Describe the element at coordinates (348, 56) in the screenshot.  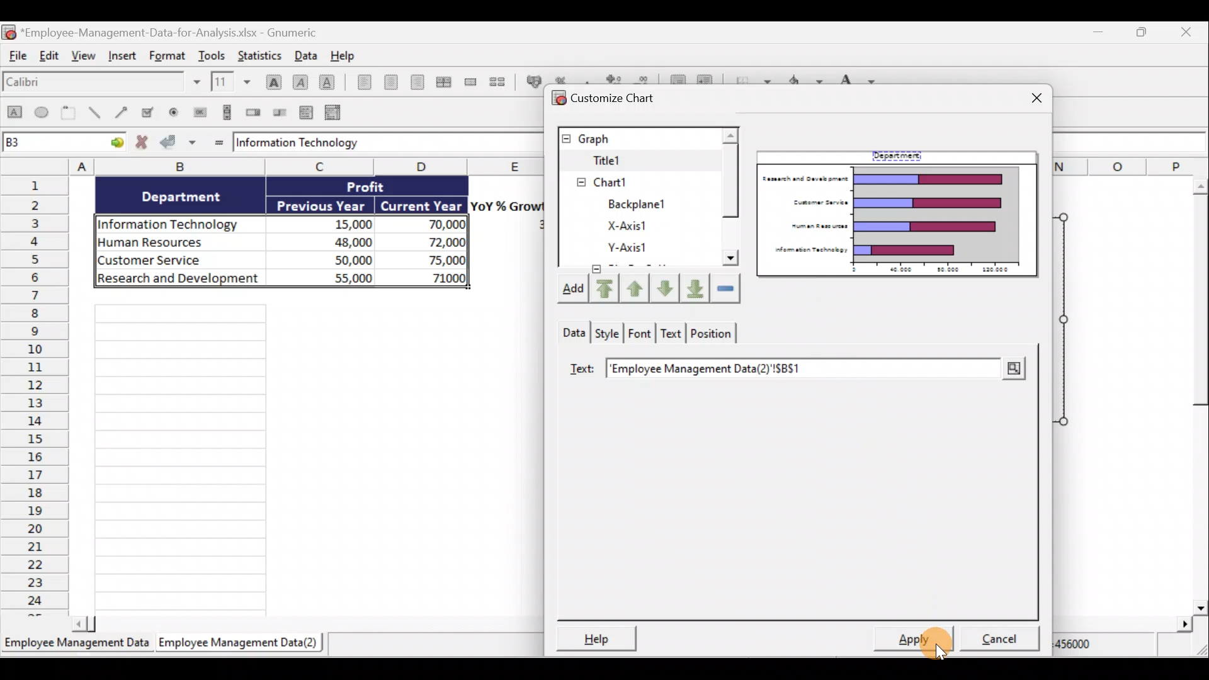
I see `Help` at that location.